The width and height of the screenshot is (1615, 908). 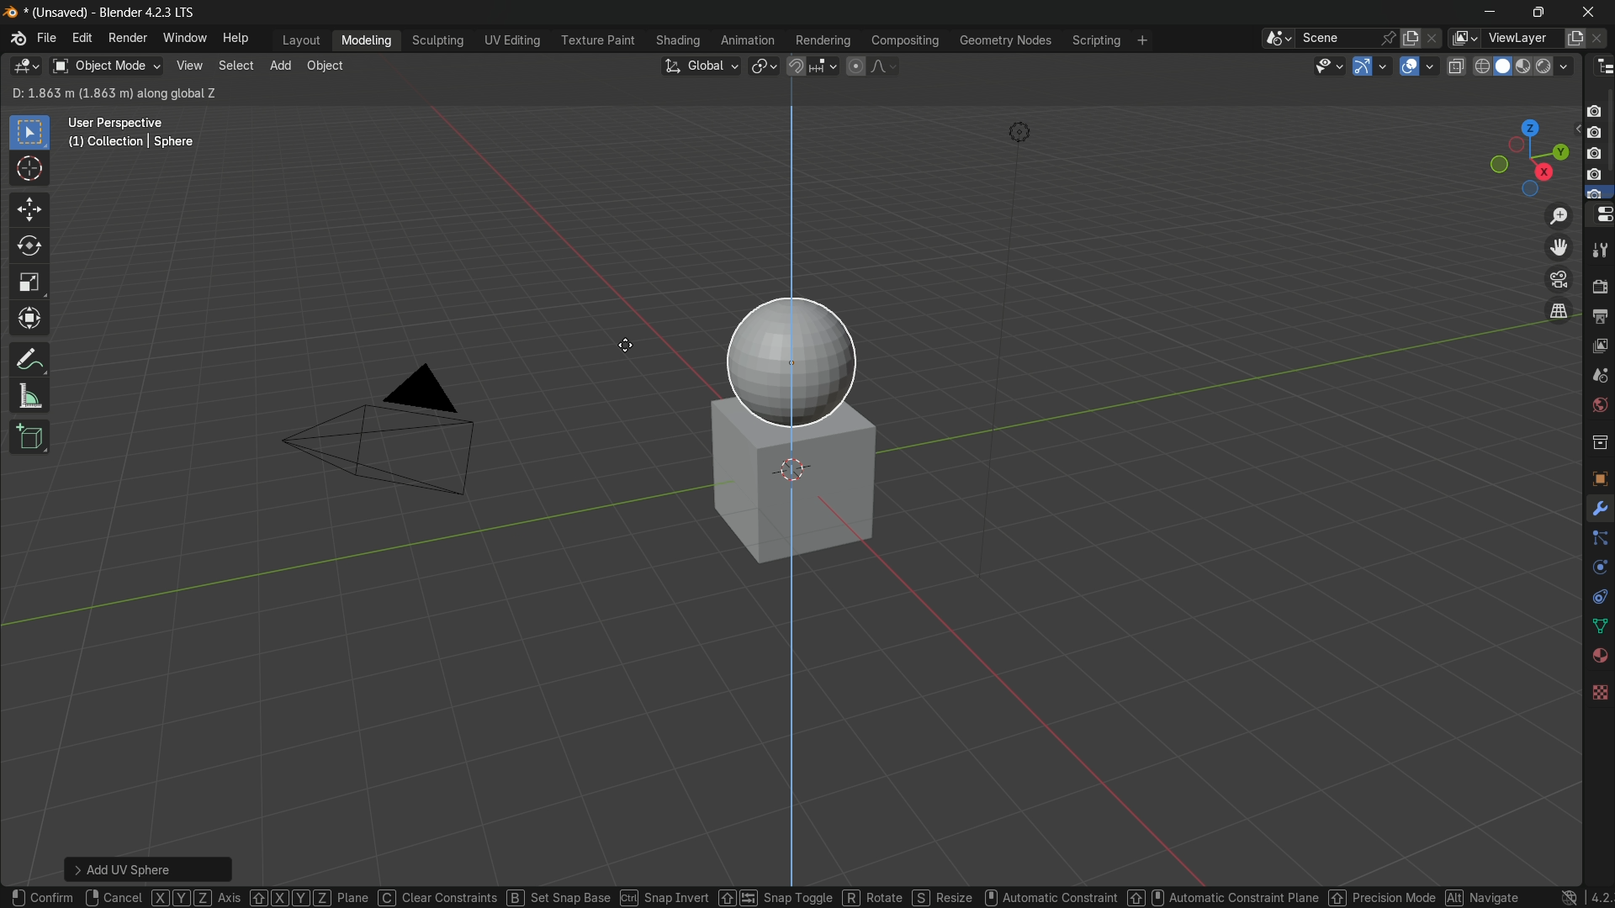 What do you see at coordinates (1600, 405) in the screenshot?
I see `world` at bounding box center [1600, 405].